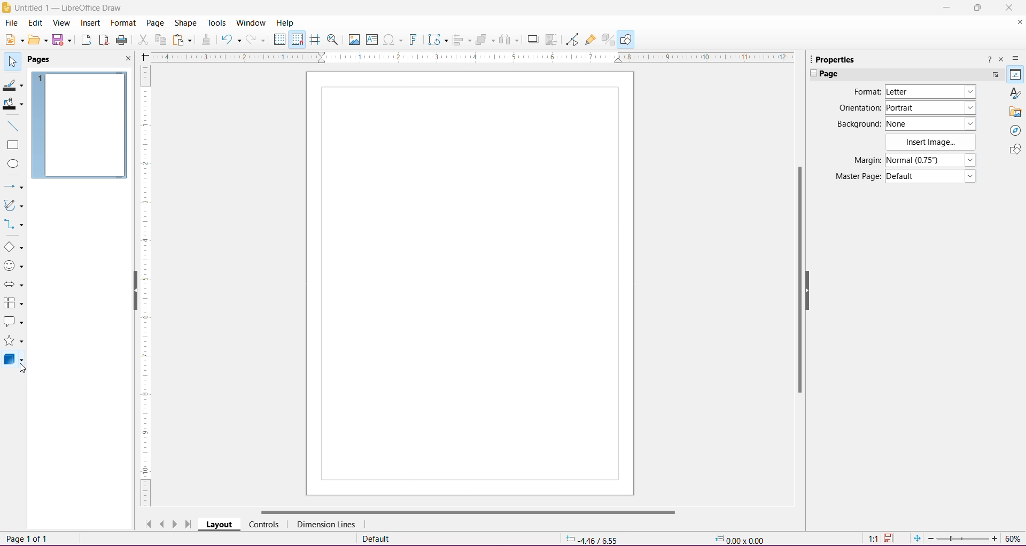 Image resolution: width=1026 pixels, height=546 pixels. I want to click on Zoom In, so click(994, 538).